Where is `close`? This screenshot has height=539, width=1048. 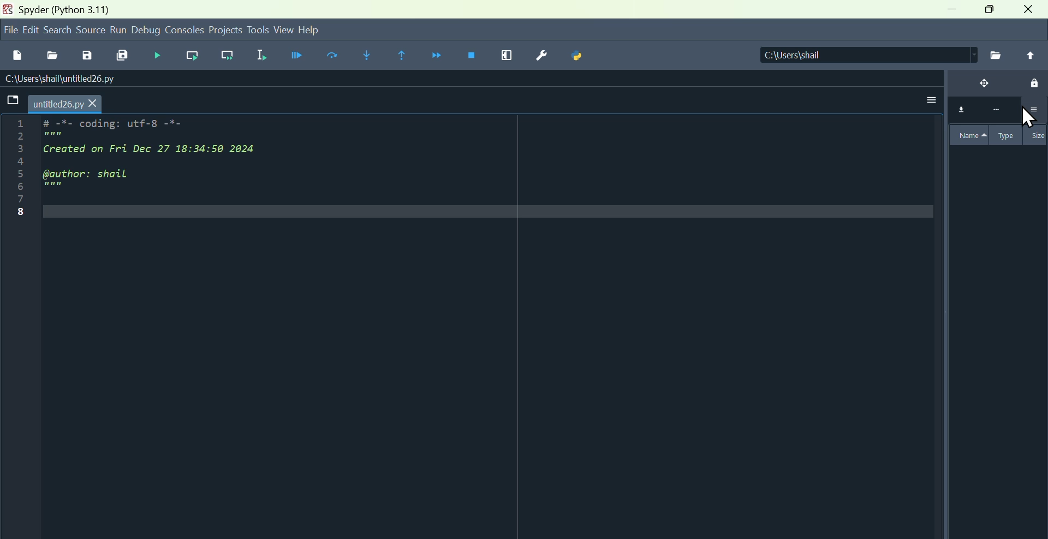 close is located at coordinates (1031, 12).